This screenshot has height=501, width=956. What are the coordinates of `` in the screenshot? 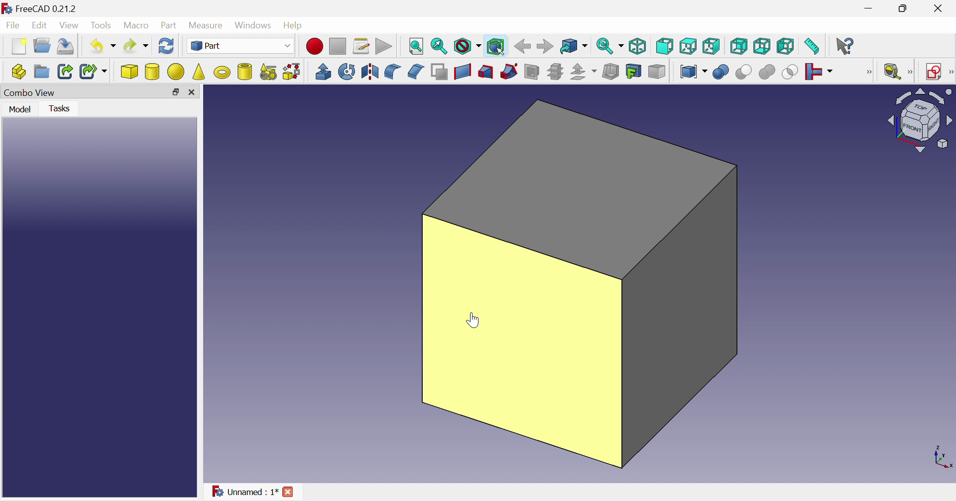 It's located at (556, 72).